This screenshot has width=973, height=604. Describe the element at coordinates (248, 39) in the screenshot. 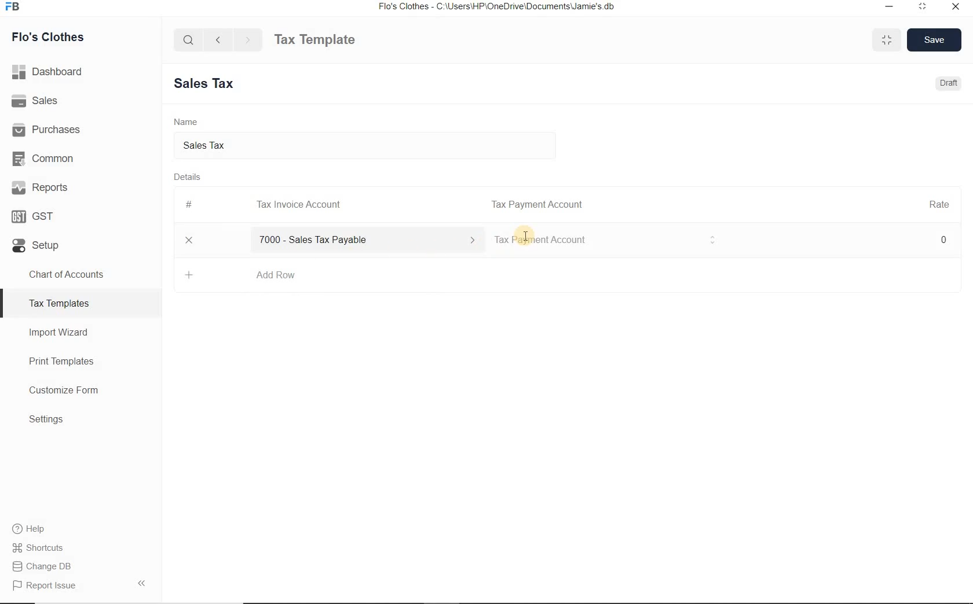

I see `Forward` at that location.